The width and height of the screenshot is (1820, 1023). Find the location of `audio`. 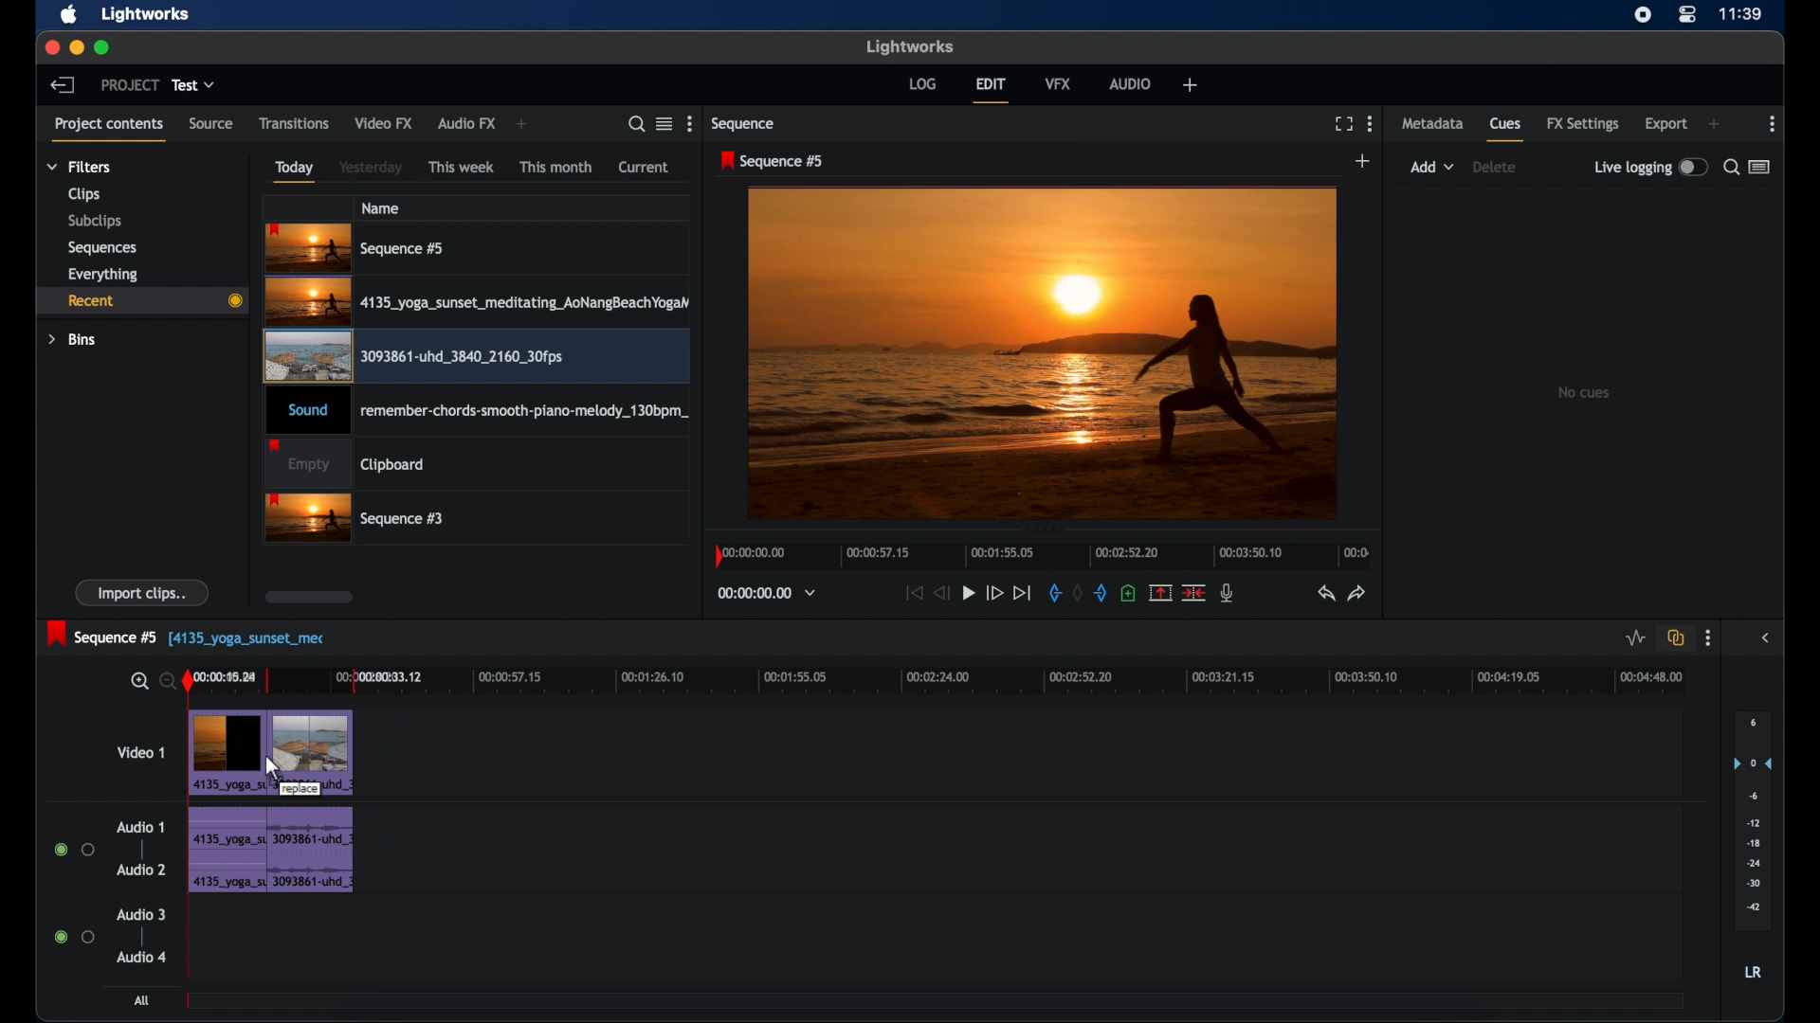

audio is located at coordinates (1130, 84).